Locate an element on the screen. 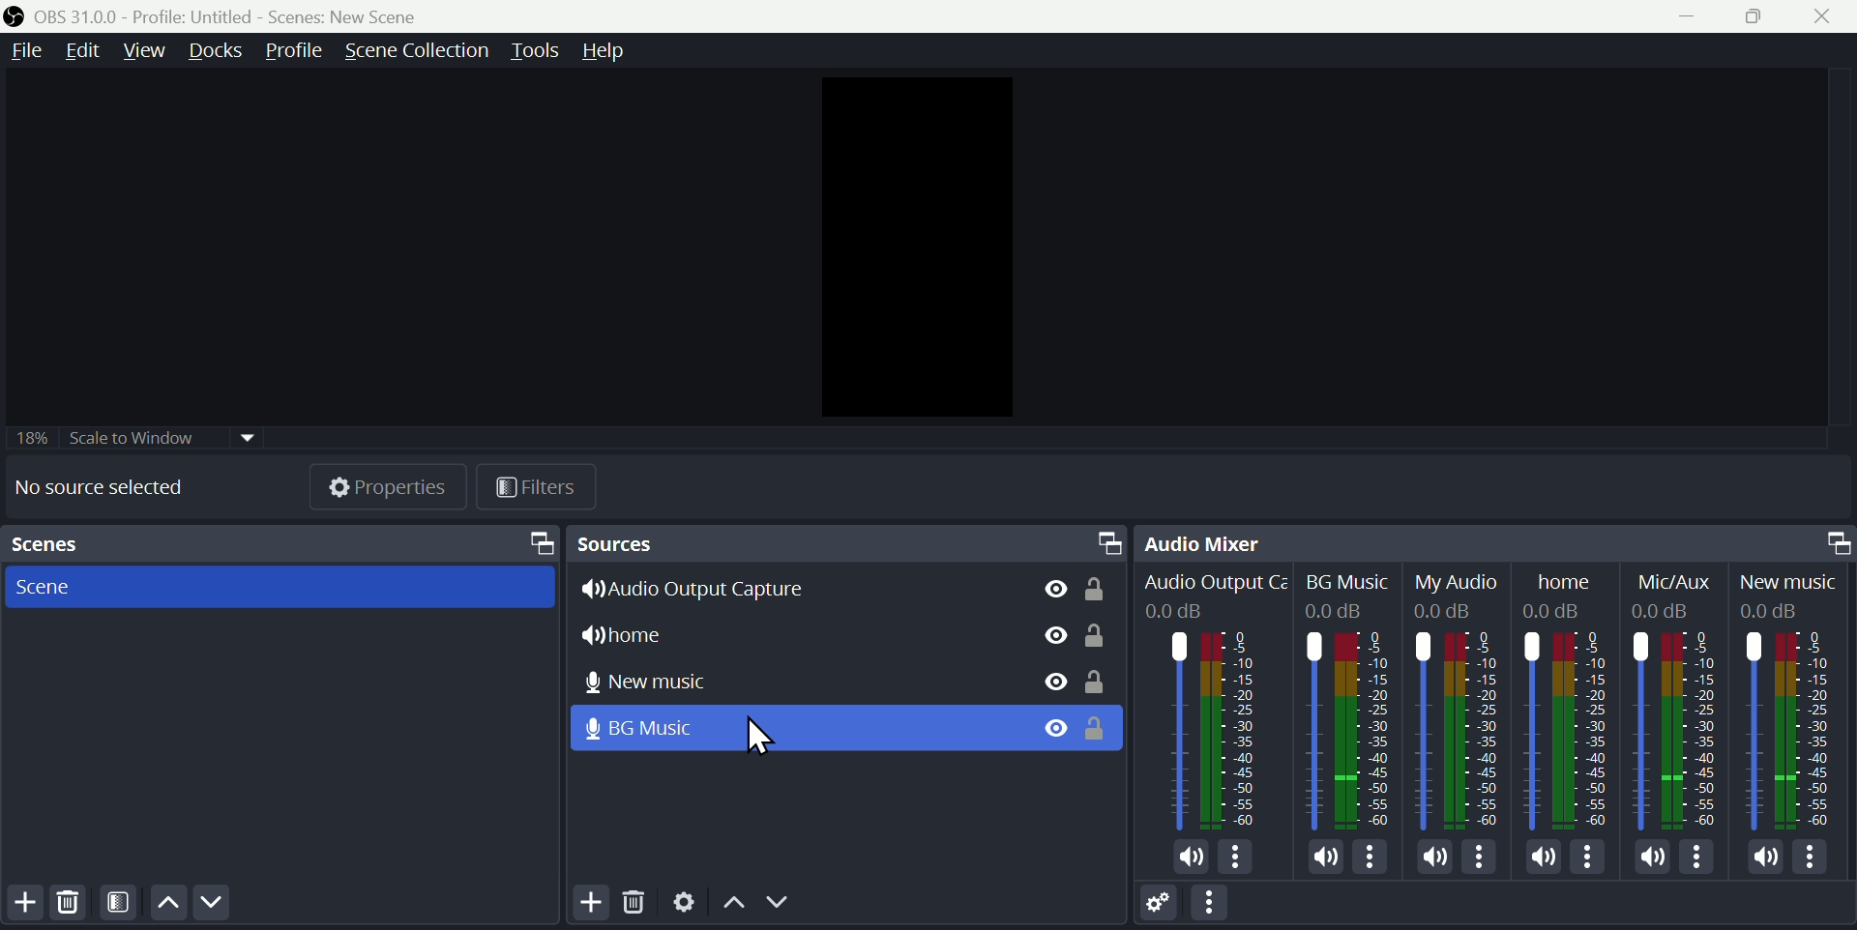  Down is located at coordinates (808, 908).